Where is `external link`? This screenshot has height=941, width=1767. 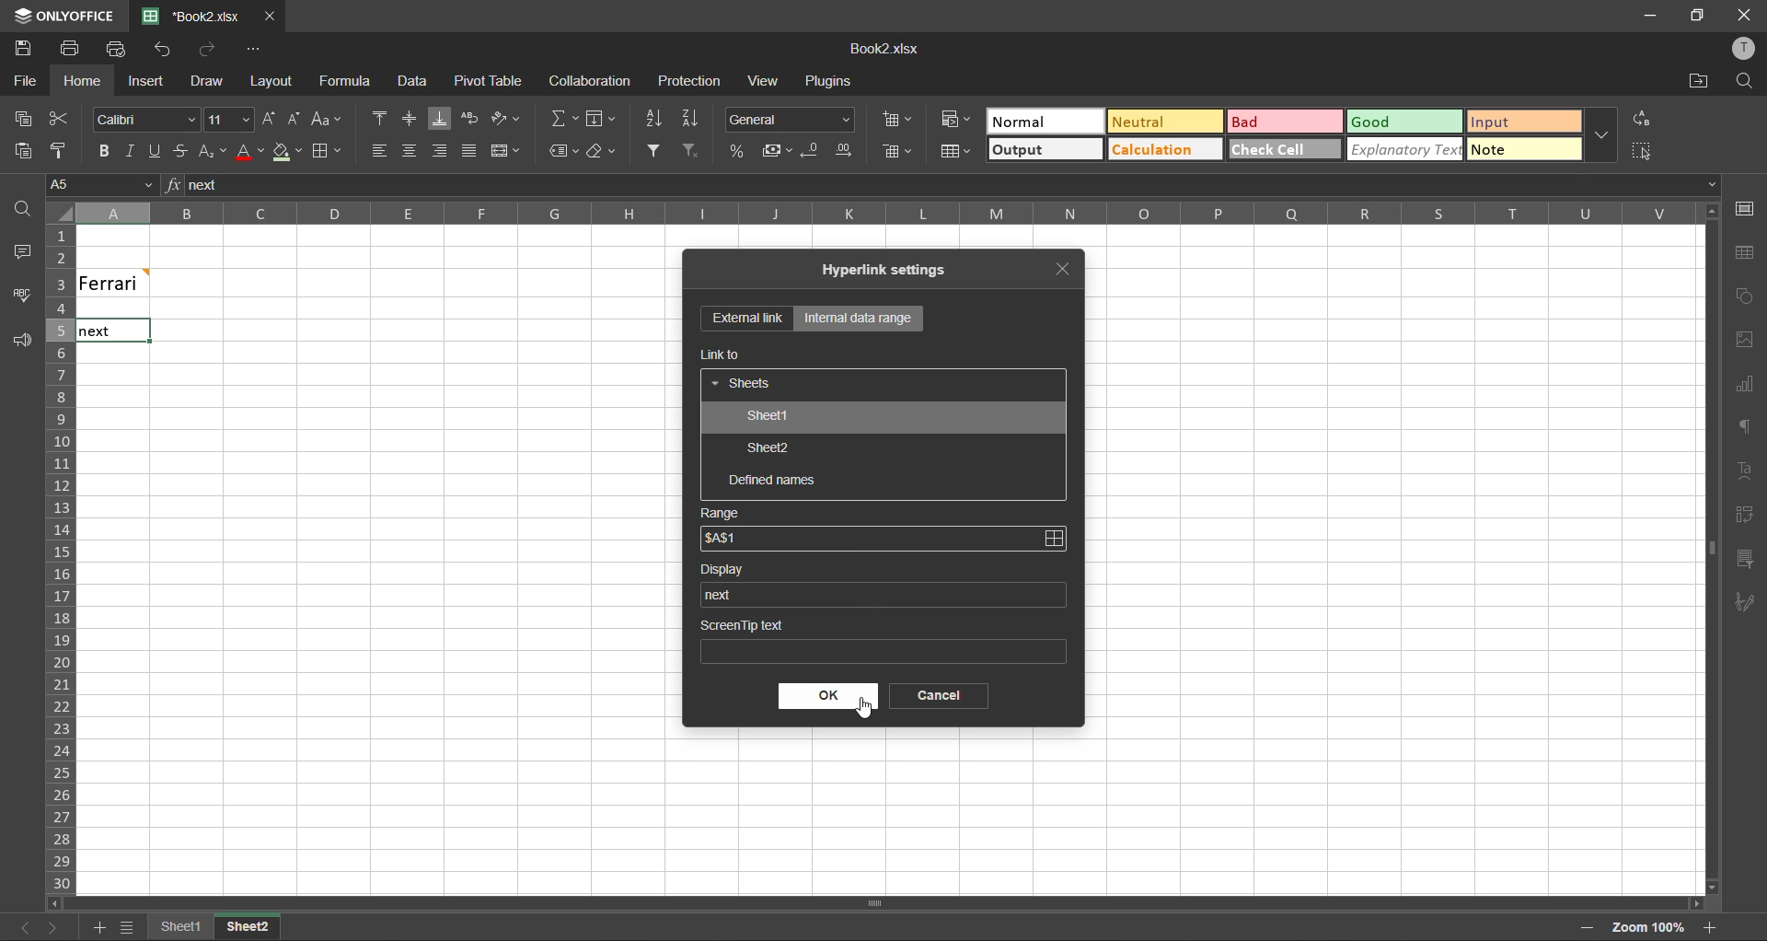
external link is located at coordinates (747, 319).